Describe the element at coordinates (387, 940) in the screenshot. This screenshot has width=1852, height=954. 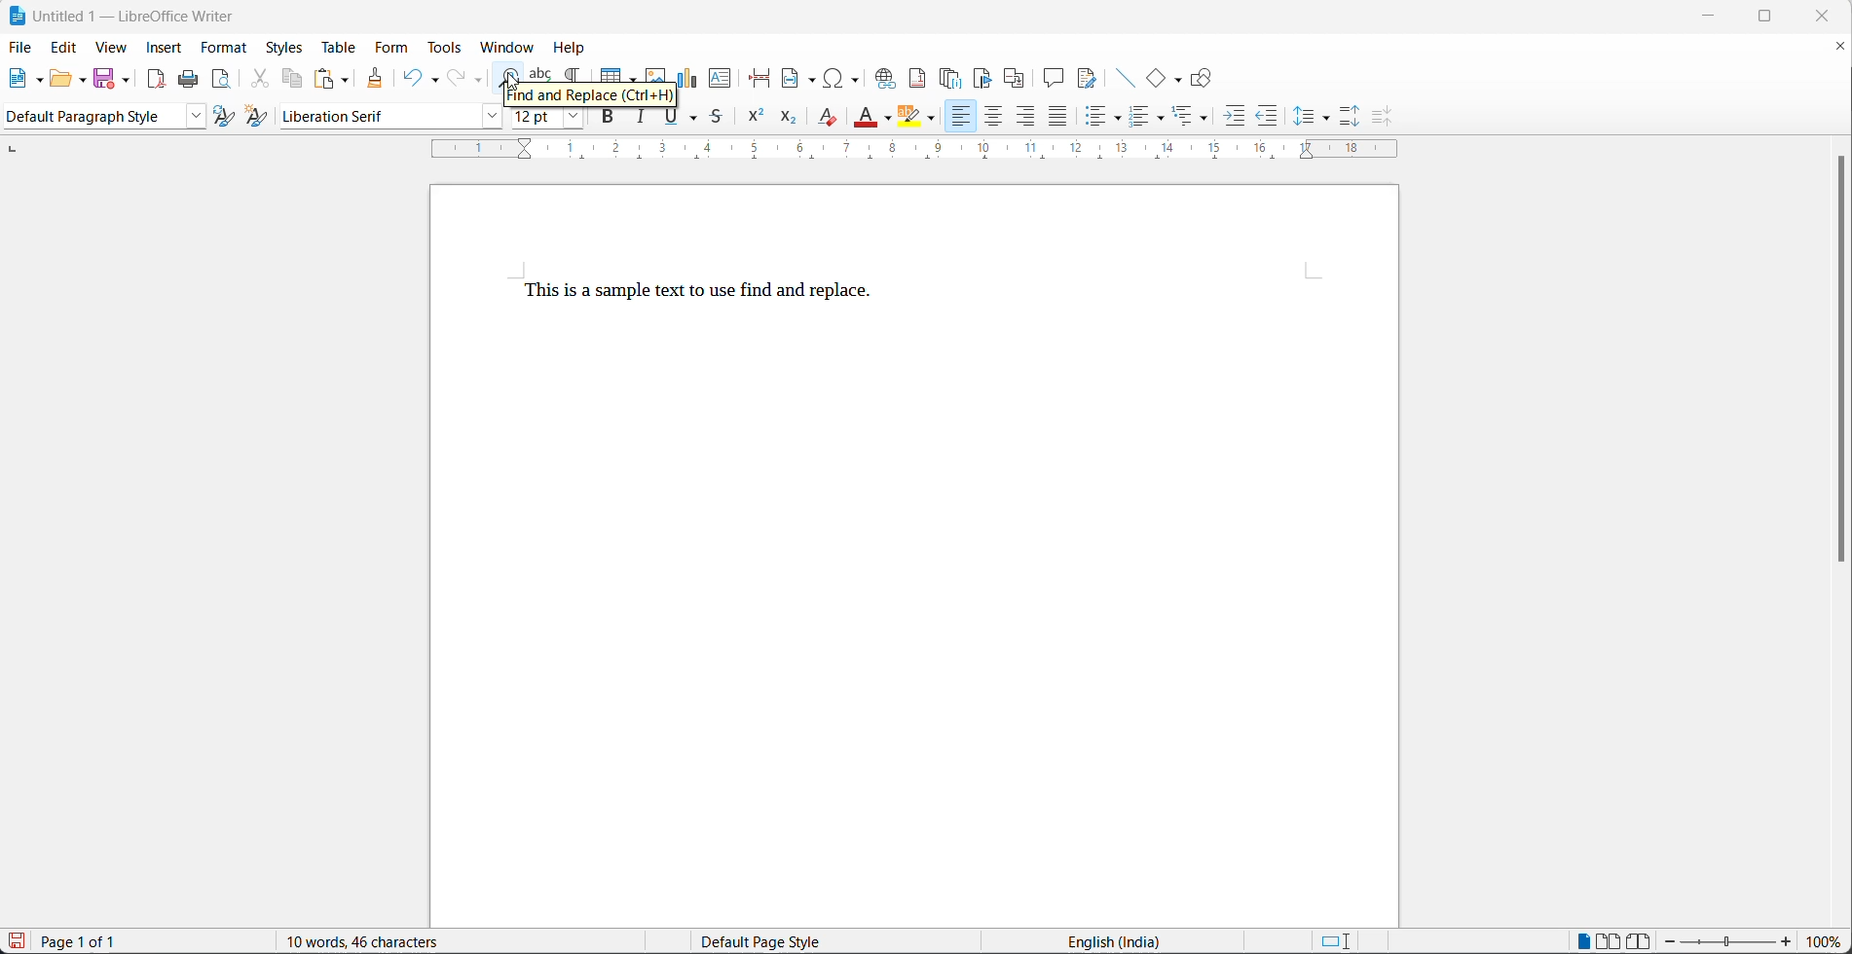
I see `10 words, 46 characters` at that location.